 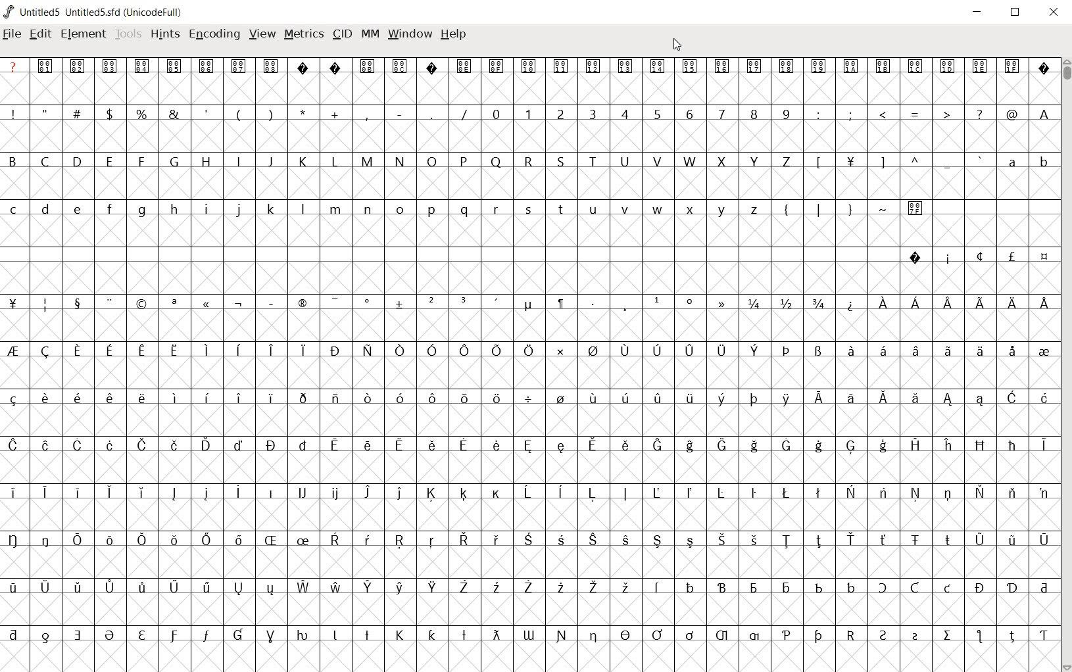 I want to click on Symbol, so click(x=592, y=446).